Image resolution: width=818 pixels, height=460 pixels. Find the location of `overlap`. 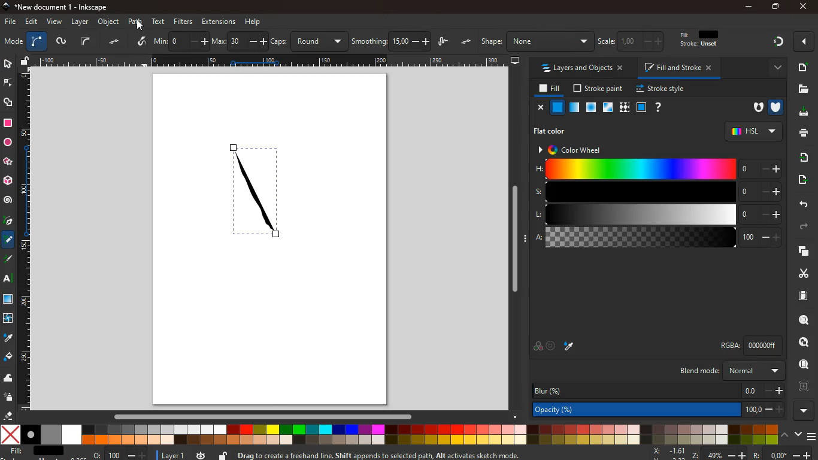

overlap is located at coordinates (538, 347).